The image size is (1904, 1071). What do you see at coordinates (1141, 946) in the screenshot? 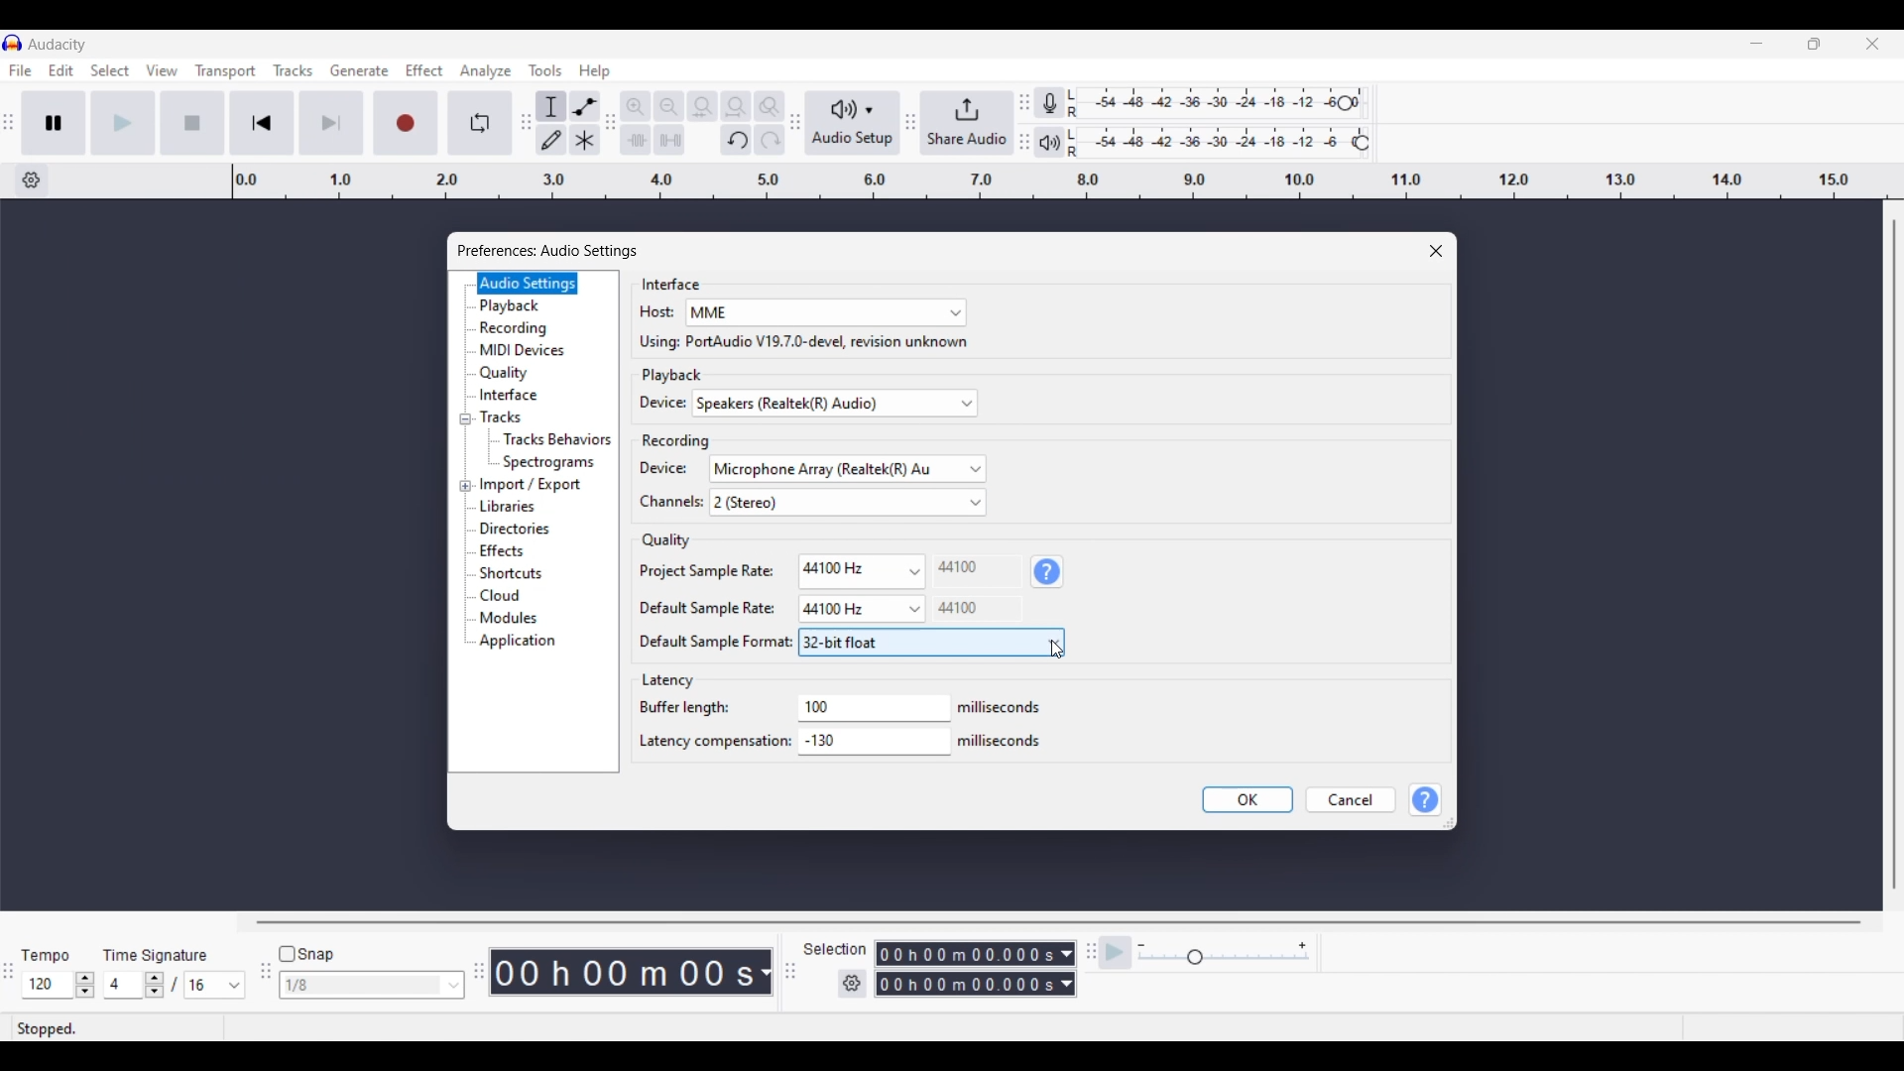
I see `Decrease playback speed to minimum` at bounding box center [1141, 946].